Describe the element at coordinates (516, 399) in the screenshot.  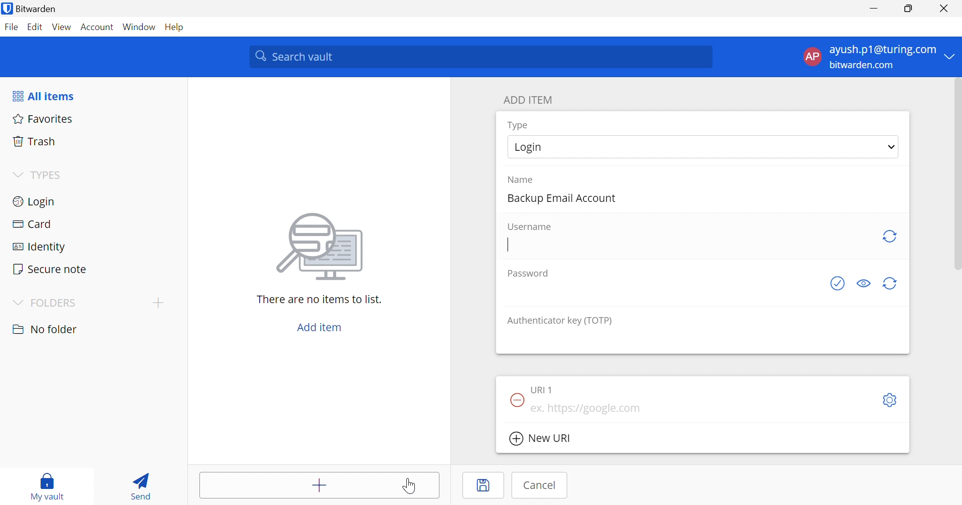
I see `Remove` at that location.